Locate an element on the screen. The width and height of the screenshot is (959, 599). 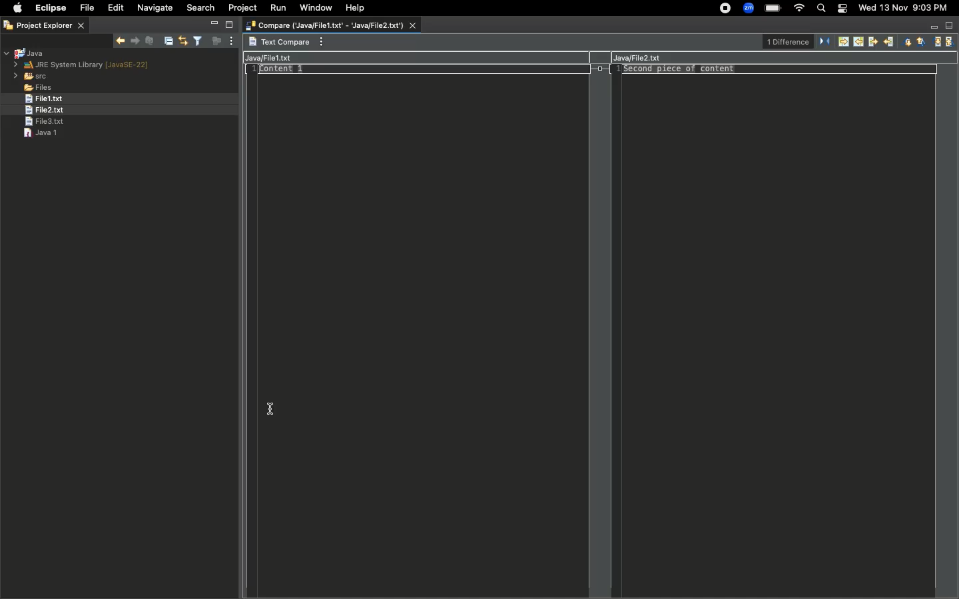
Collapse all is located at coordinates (166, 42).